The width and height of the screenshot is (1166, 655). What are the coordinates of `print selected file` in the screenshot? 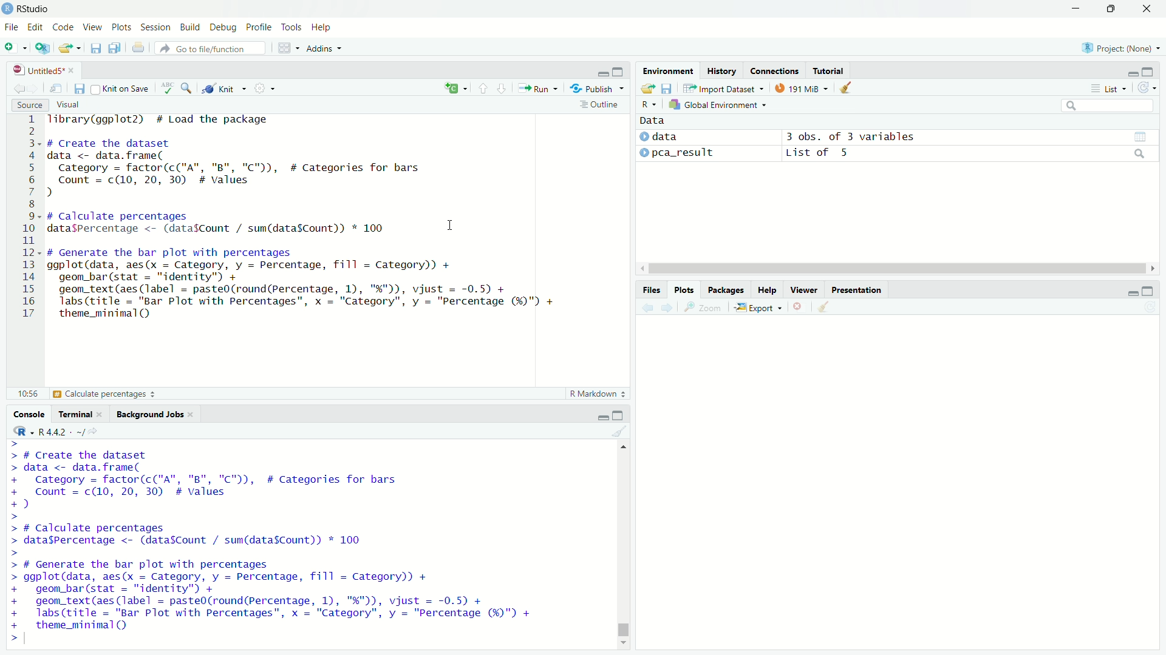 It's located at (138, 47).